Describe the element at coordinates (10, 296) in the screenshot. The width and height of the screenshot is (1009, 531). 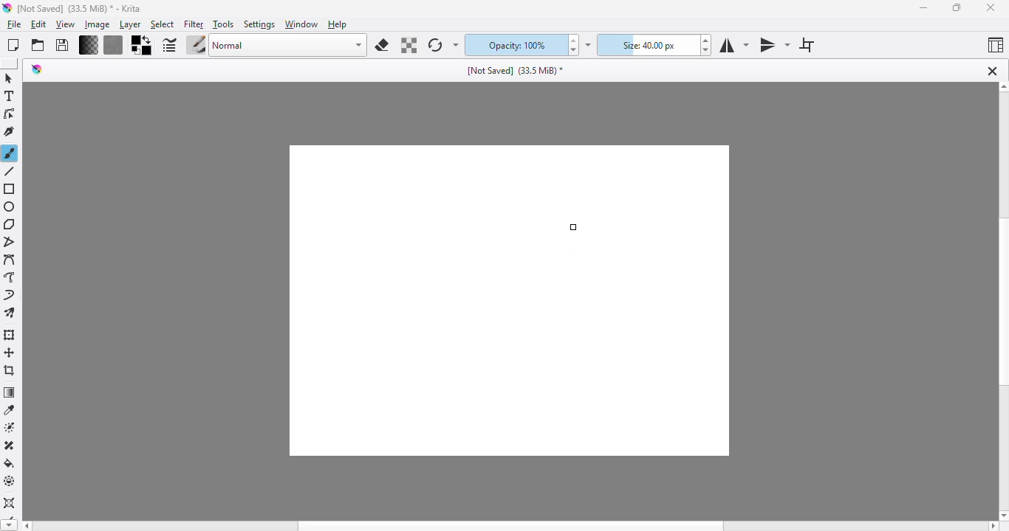
I see `dynamic brush tool` at that location.